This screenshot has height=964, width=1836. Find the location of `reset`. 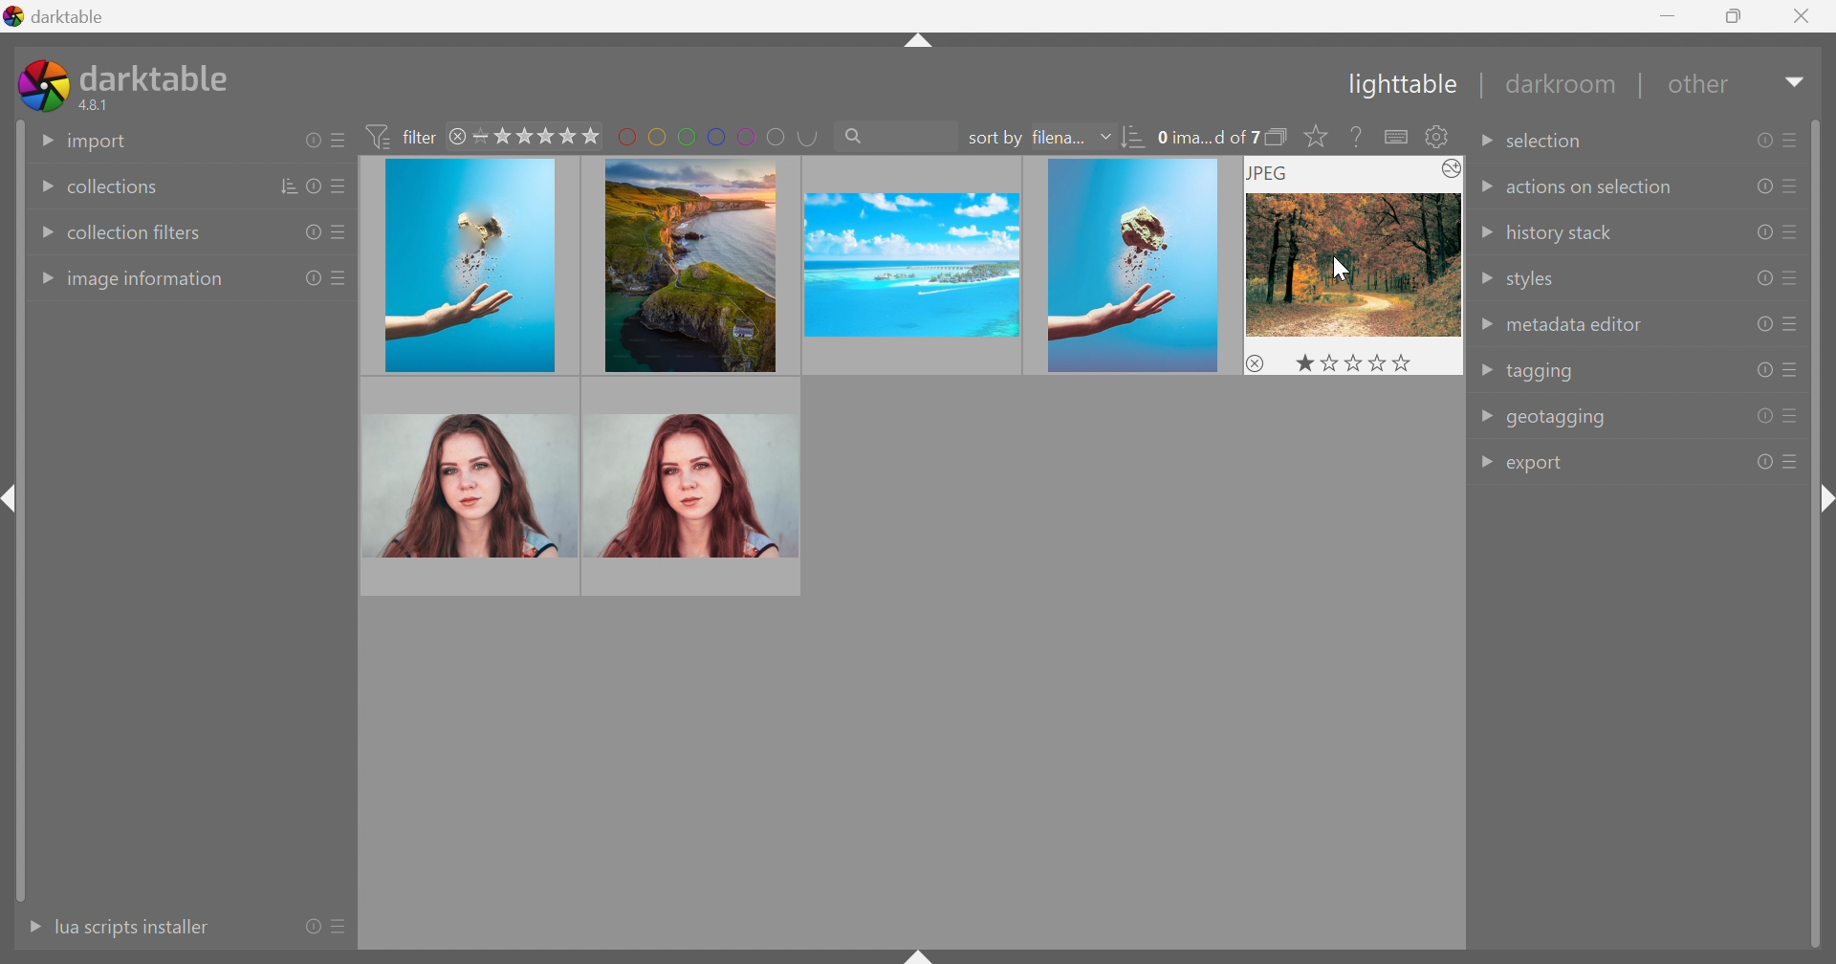

reset is located at coordinates (1765, 324).